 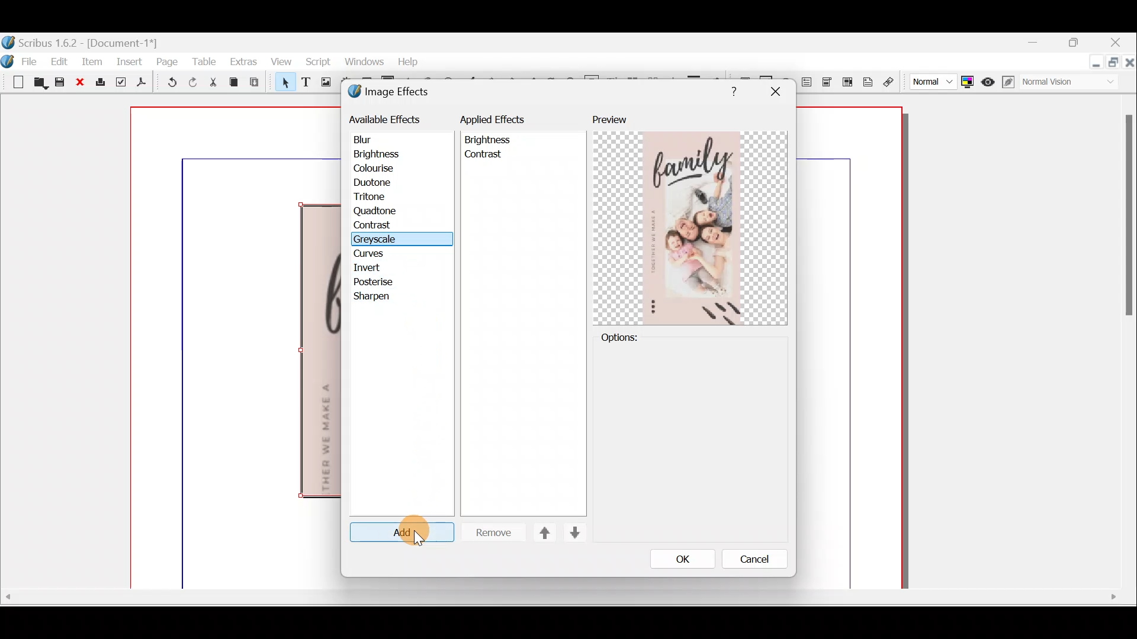 I want to click on Toggle colour management system, so click(x=967, y=83).